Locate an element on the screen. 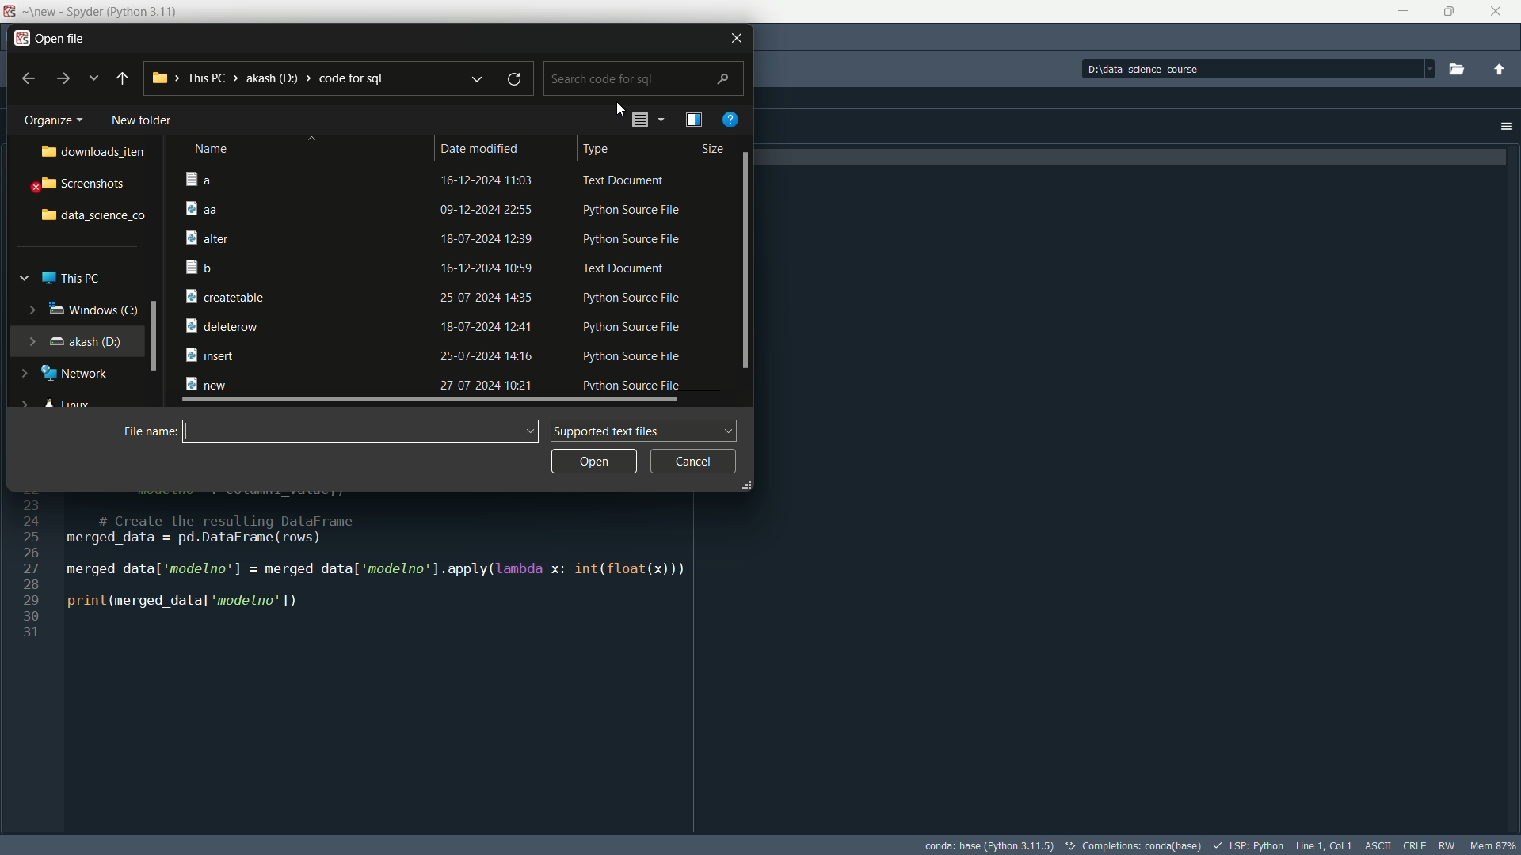 This screenshot has height=855, width=1521. file-1 is located at coordinates (434, 207).